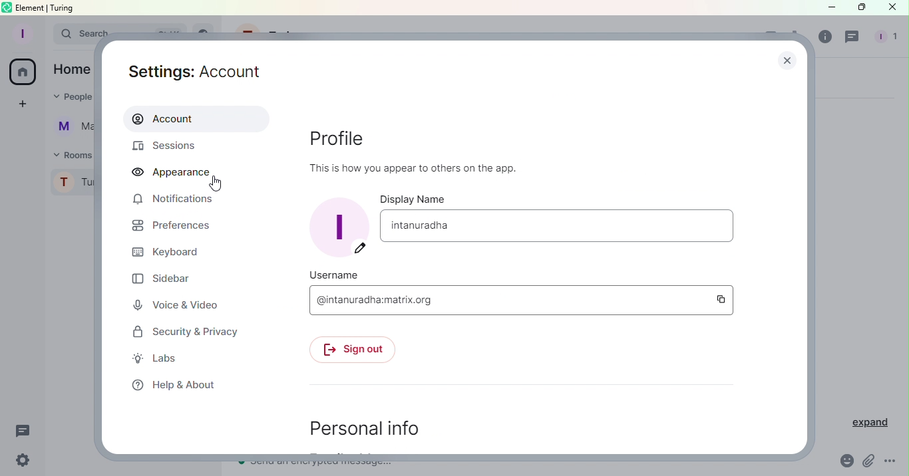 Image resolution: width=909 pixels, height=476 pixels. Describe the element at coordinates (166, 280) in the screenshot. I see `Sidebar` at that location.